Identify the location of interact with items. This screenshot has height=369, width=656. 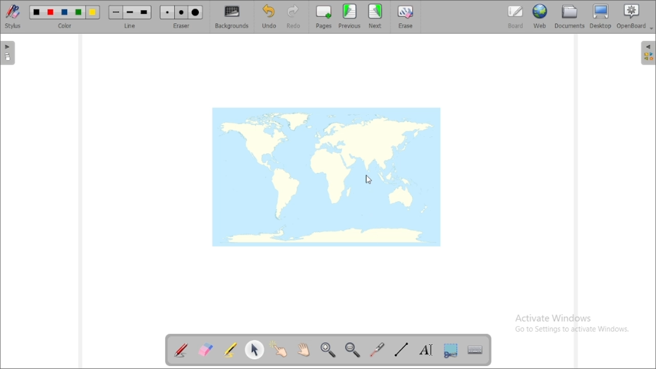
(278, 348).